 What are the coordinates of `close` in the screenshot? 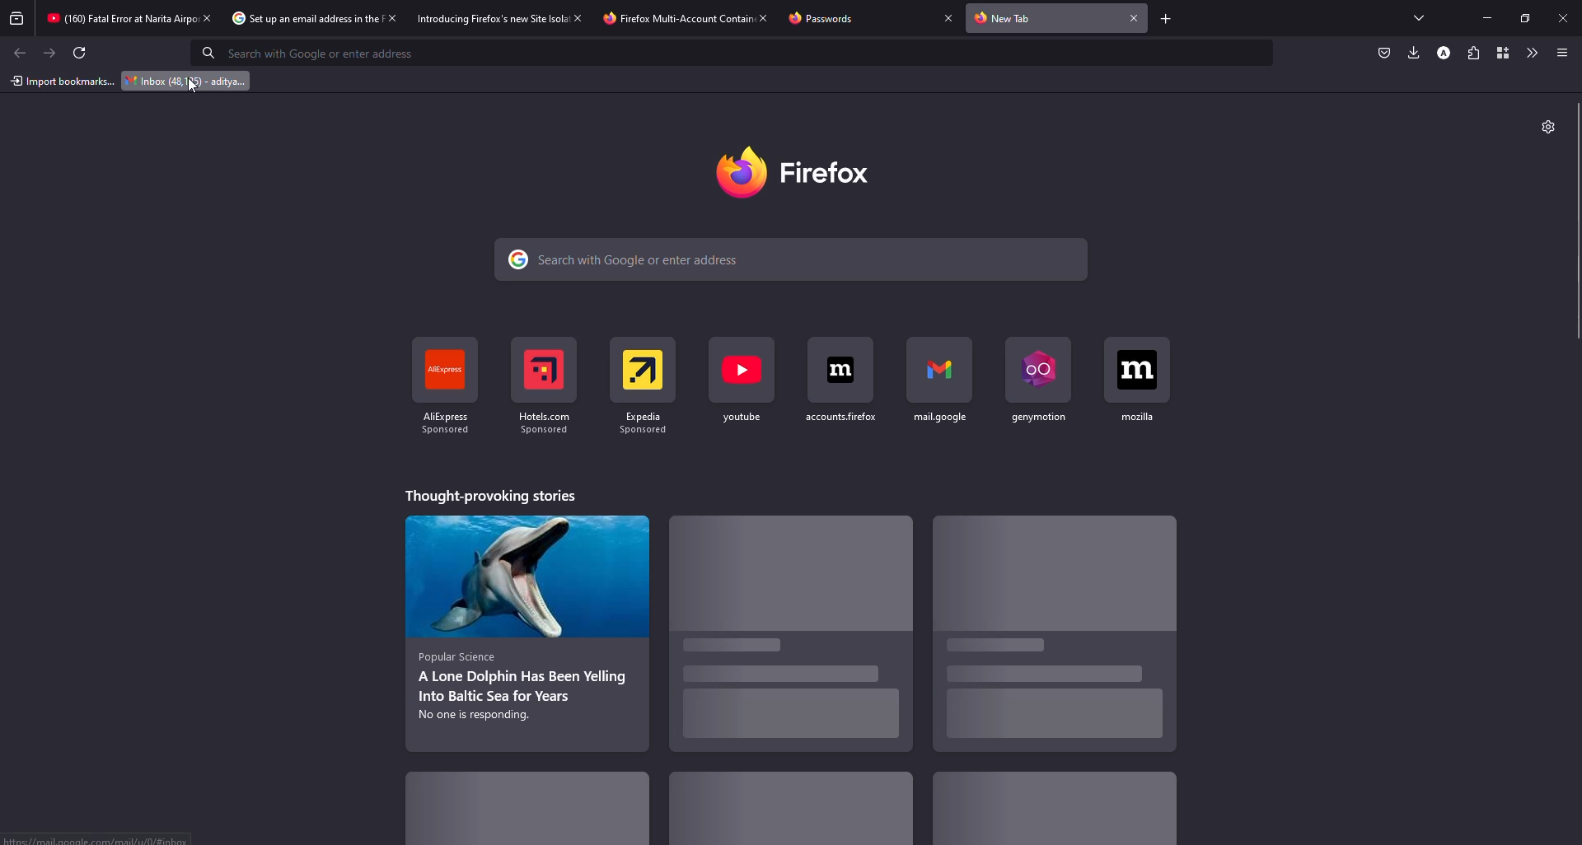 It's located at (945, 17).